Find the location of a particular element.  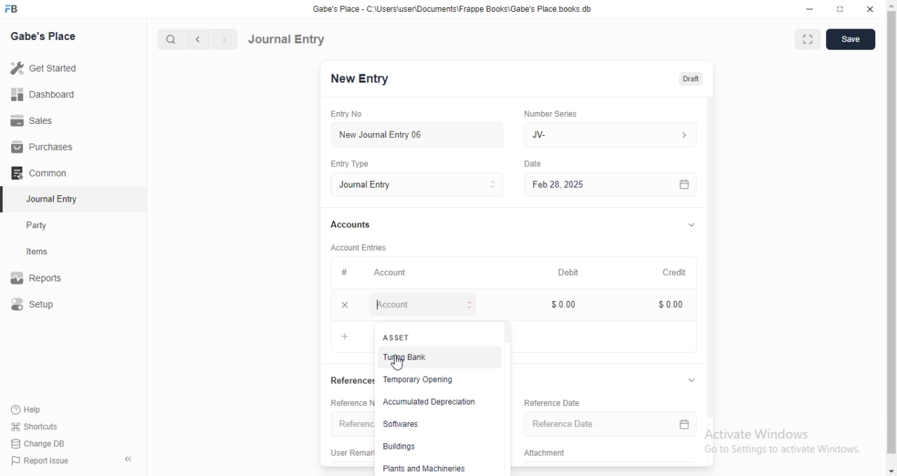

Account is located at coordinates (385, 274).